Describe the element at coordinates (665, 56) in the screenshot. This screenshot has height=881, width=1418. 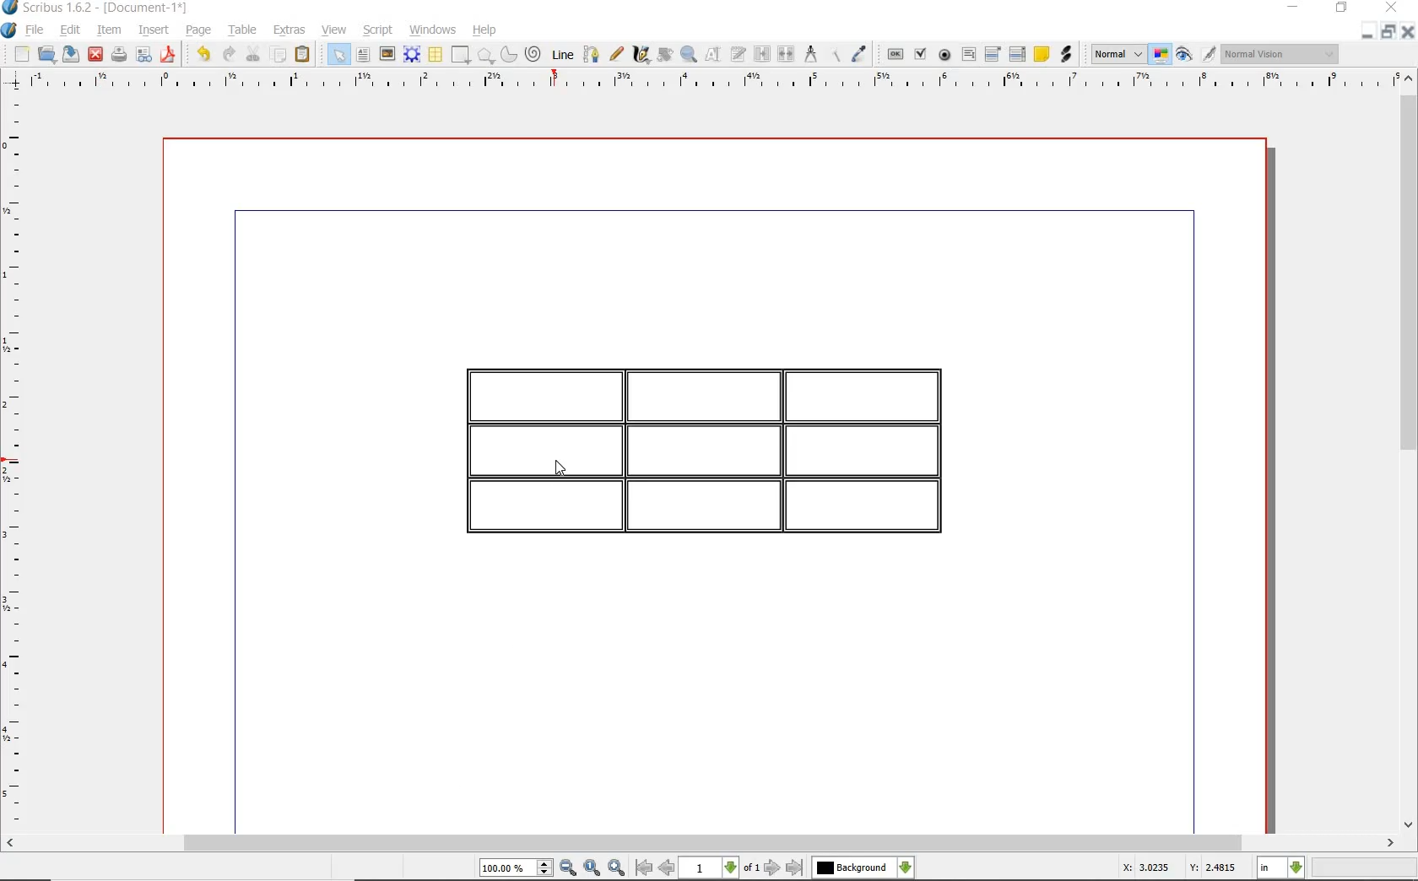
I see `rotate item` at that location.